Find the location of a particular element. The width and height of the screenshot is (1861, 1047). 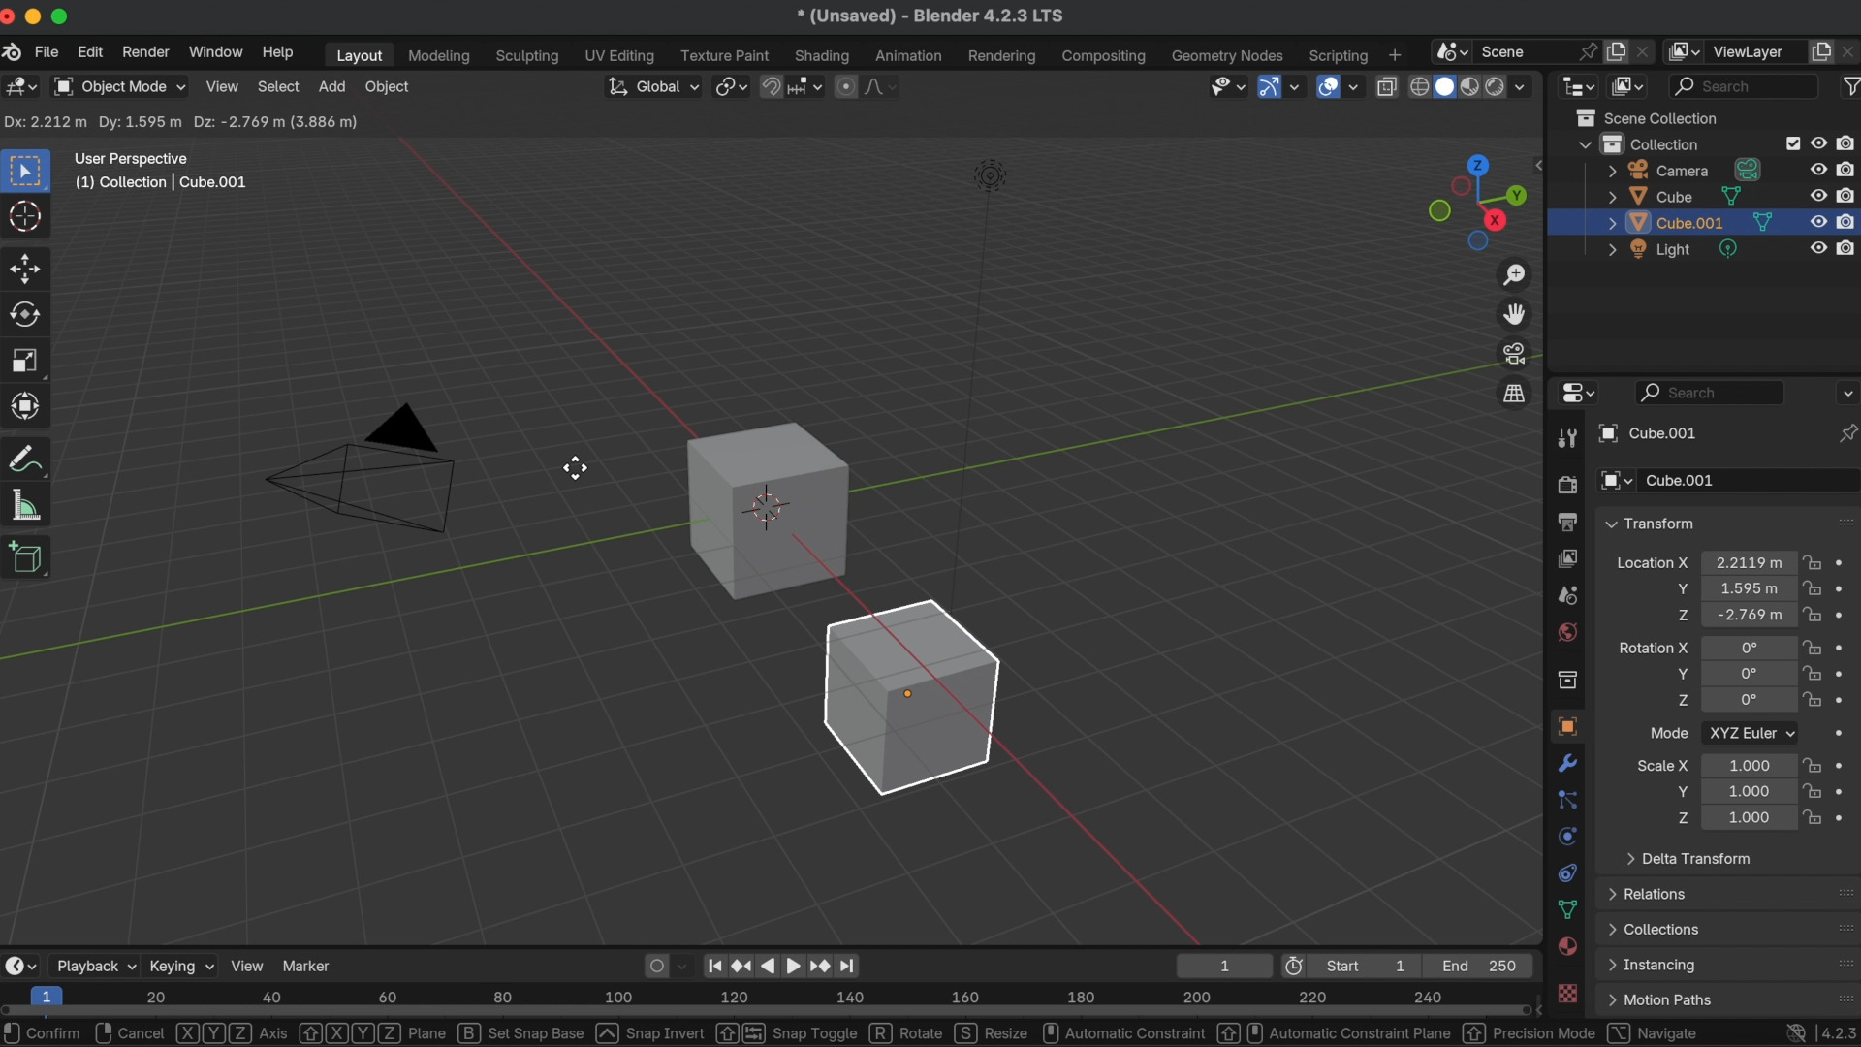

hide in viewport is located at coordinates (1819, 222).